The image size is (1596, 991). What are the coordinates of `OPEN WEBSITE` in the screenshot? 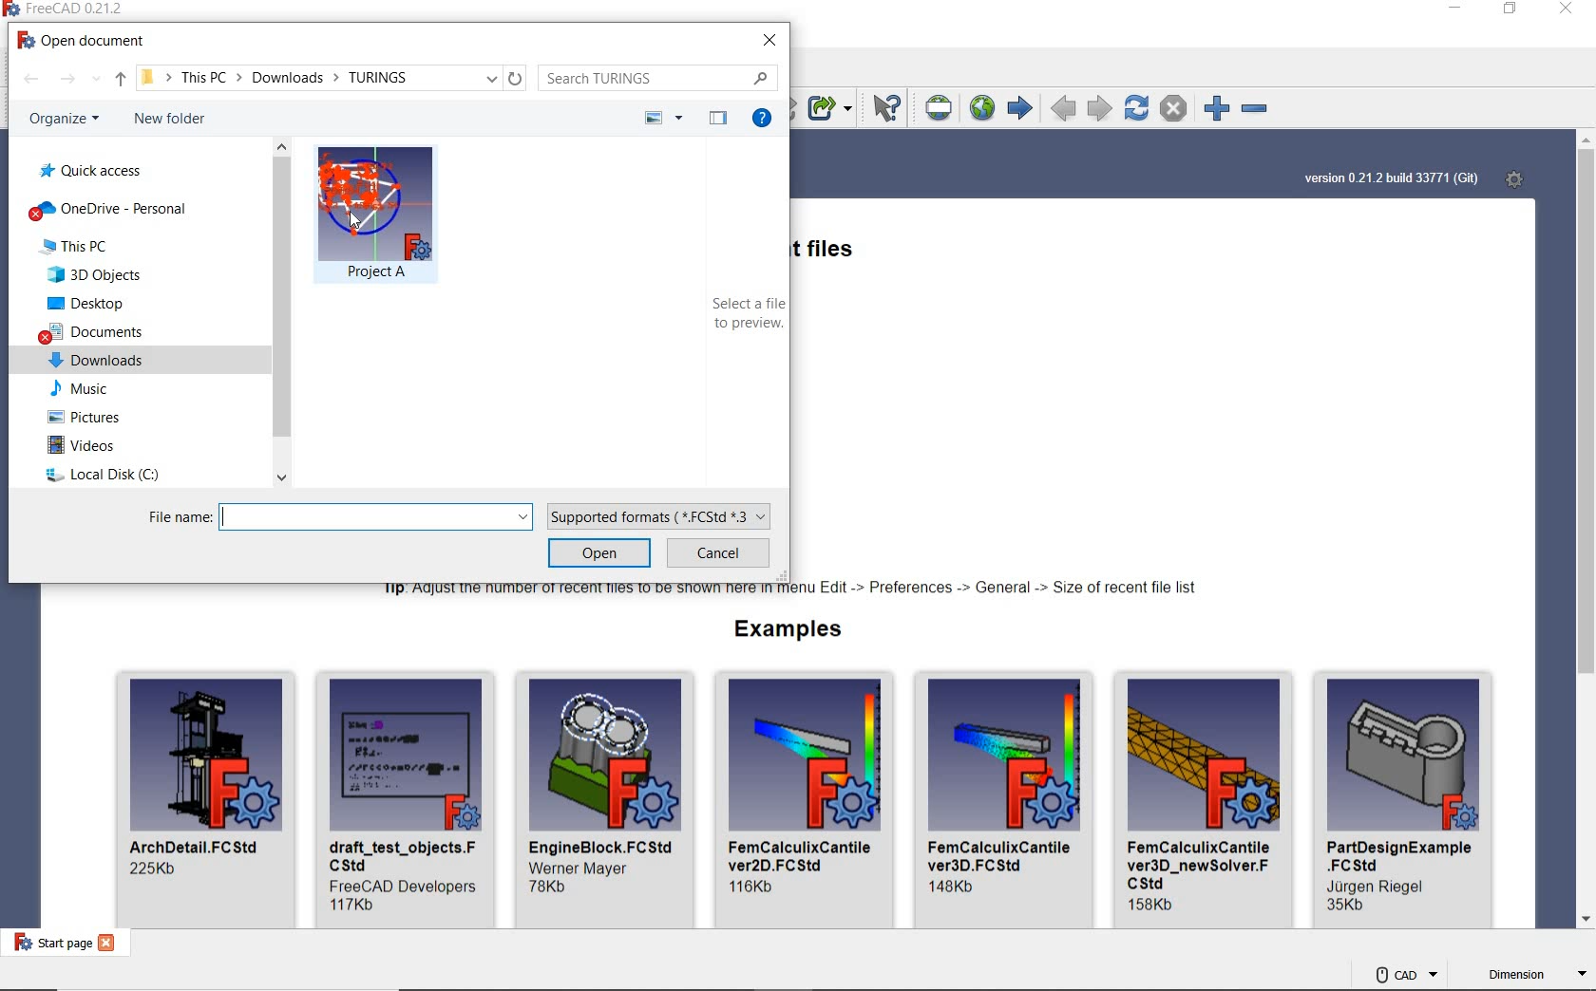 It's located at (979, 107).